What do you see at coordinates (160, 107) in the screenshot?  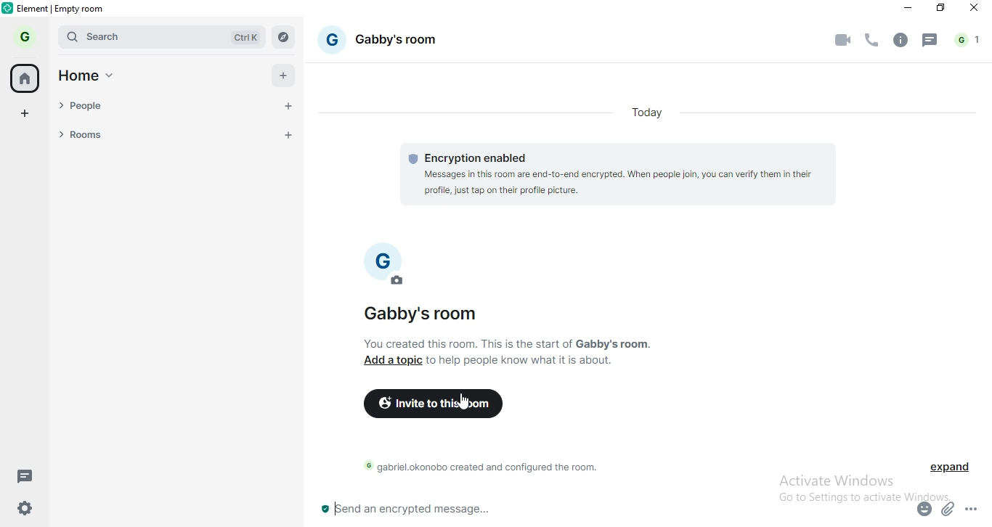 I see `people` at bounding box center [160, 107].